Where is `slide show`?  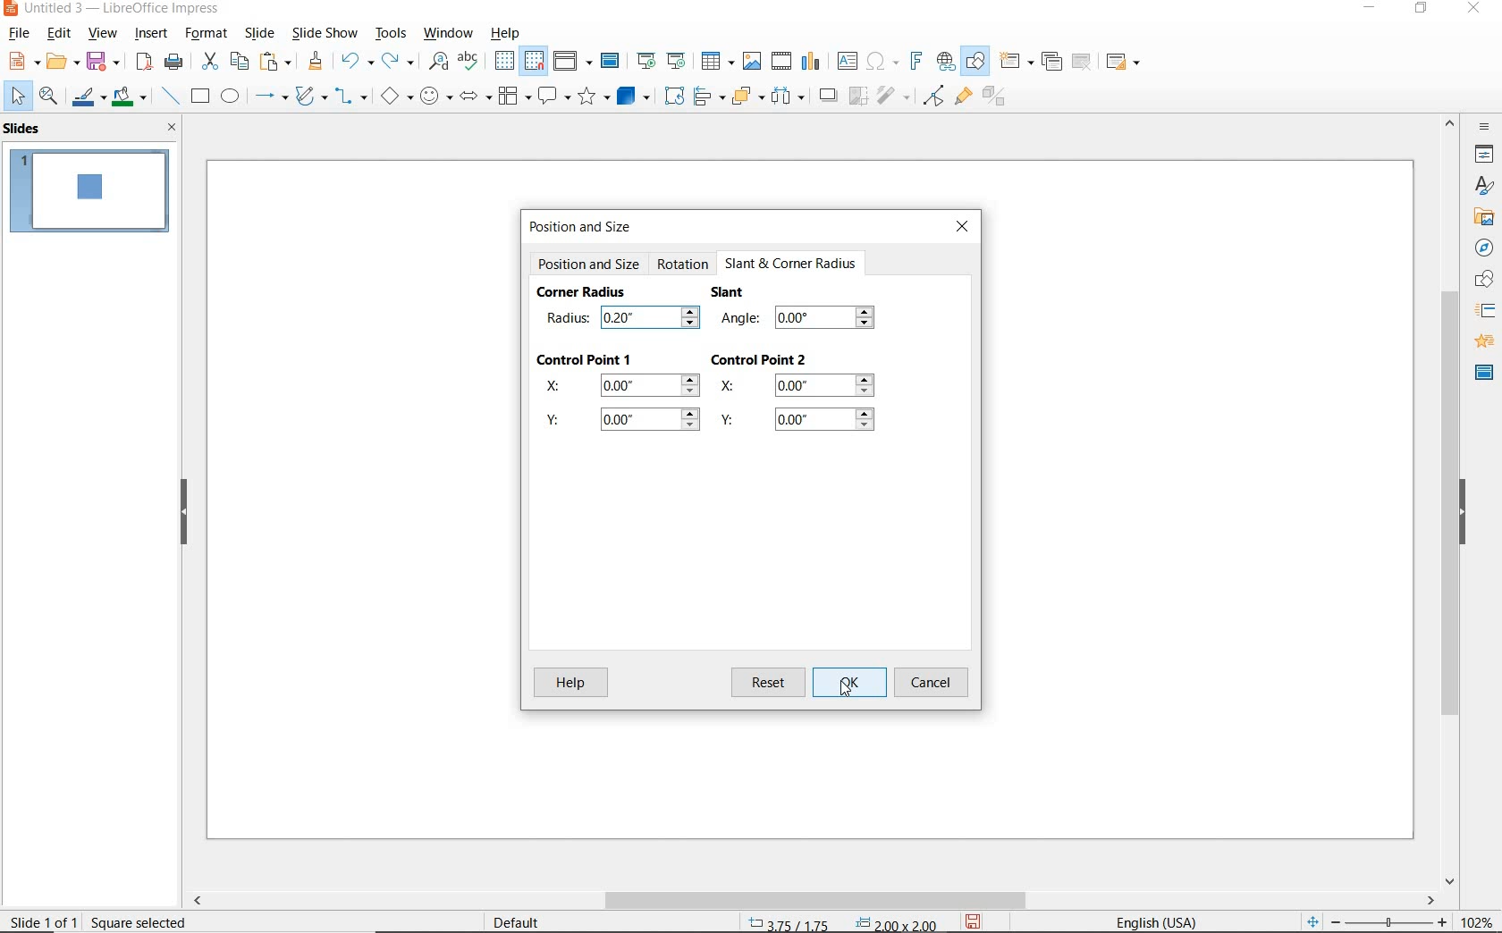 slide show is located at coordinates (325, 34).